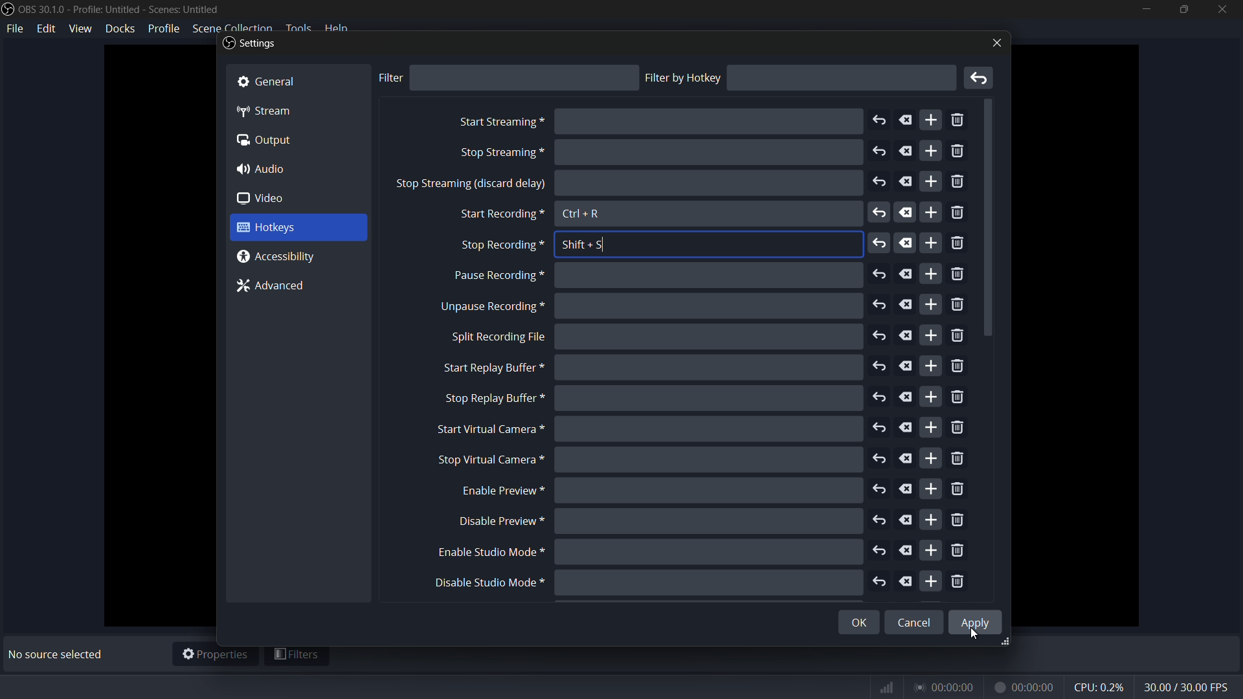  What do you see at coordinates (279, 80) in the screenshot?
I see `& General` at bounding box center [279, 80].